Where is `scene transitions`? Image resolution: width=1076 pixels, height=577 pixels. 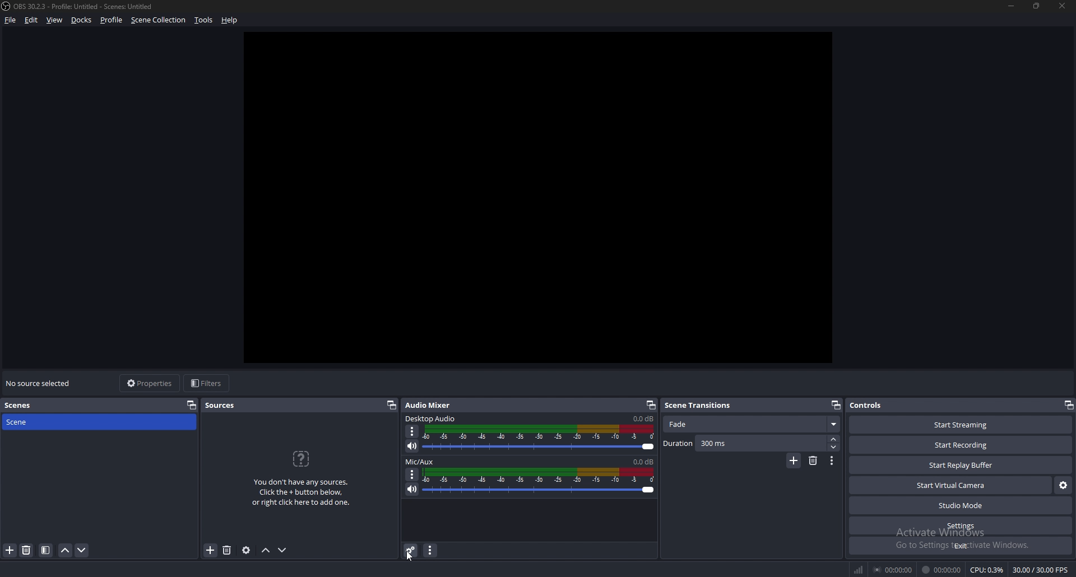
scene transitions is located at coordinates (699, 405).